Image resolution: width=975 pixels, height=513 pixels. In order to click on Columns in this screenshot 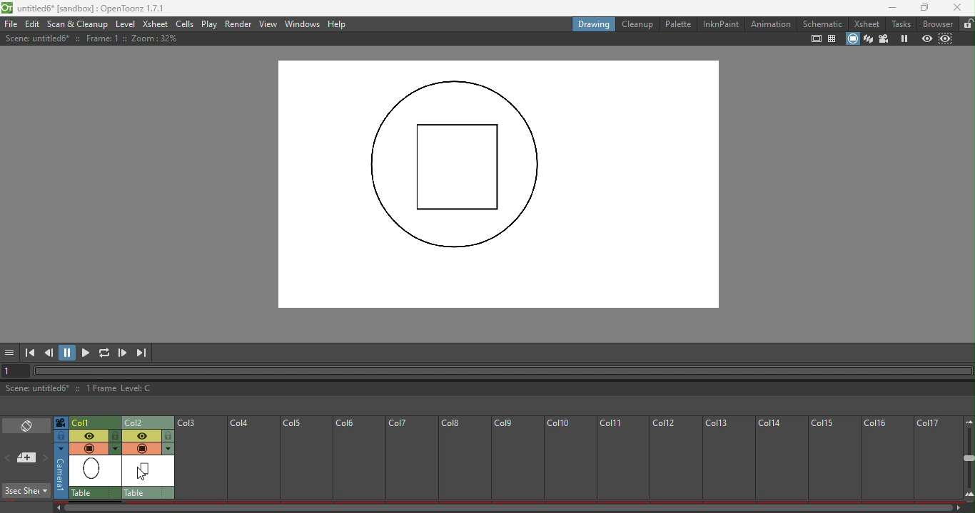, I will do `click(561, 455)`.